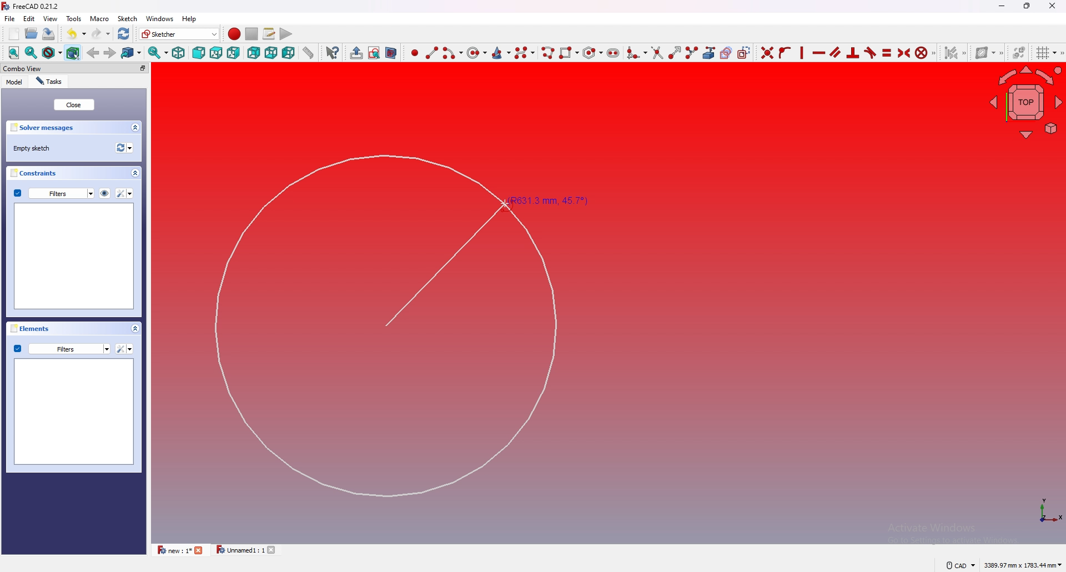  Describe the element at coordinates (414, 53) in the screenshot. I see `create point` at that location.